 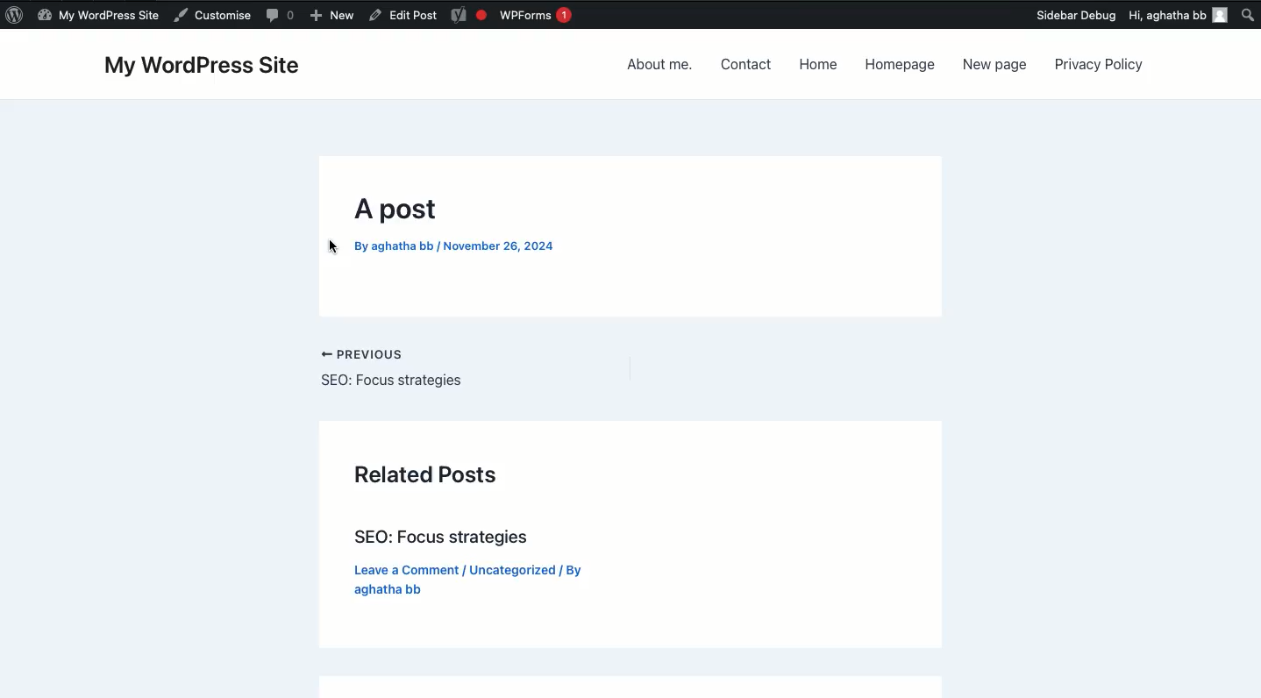 I want to click on Privacy policy, so click(x=1099, y=66).